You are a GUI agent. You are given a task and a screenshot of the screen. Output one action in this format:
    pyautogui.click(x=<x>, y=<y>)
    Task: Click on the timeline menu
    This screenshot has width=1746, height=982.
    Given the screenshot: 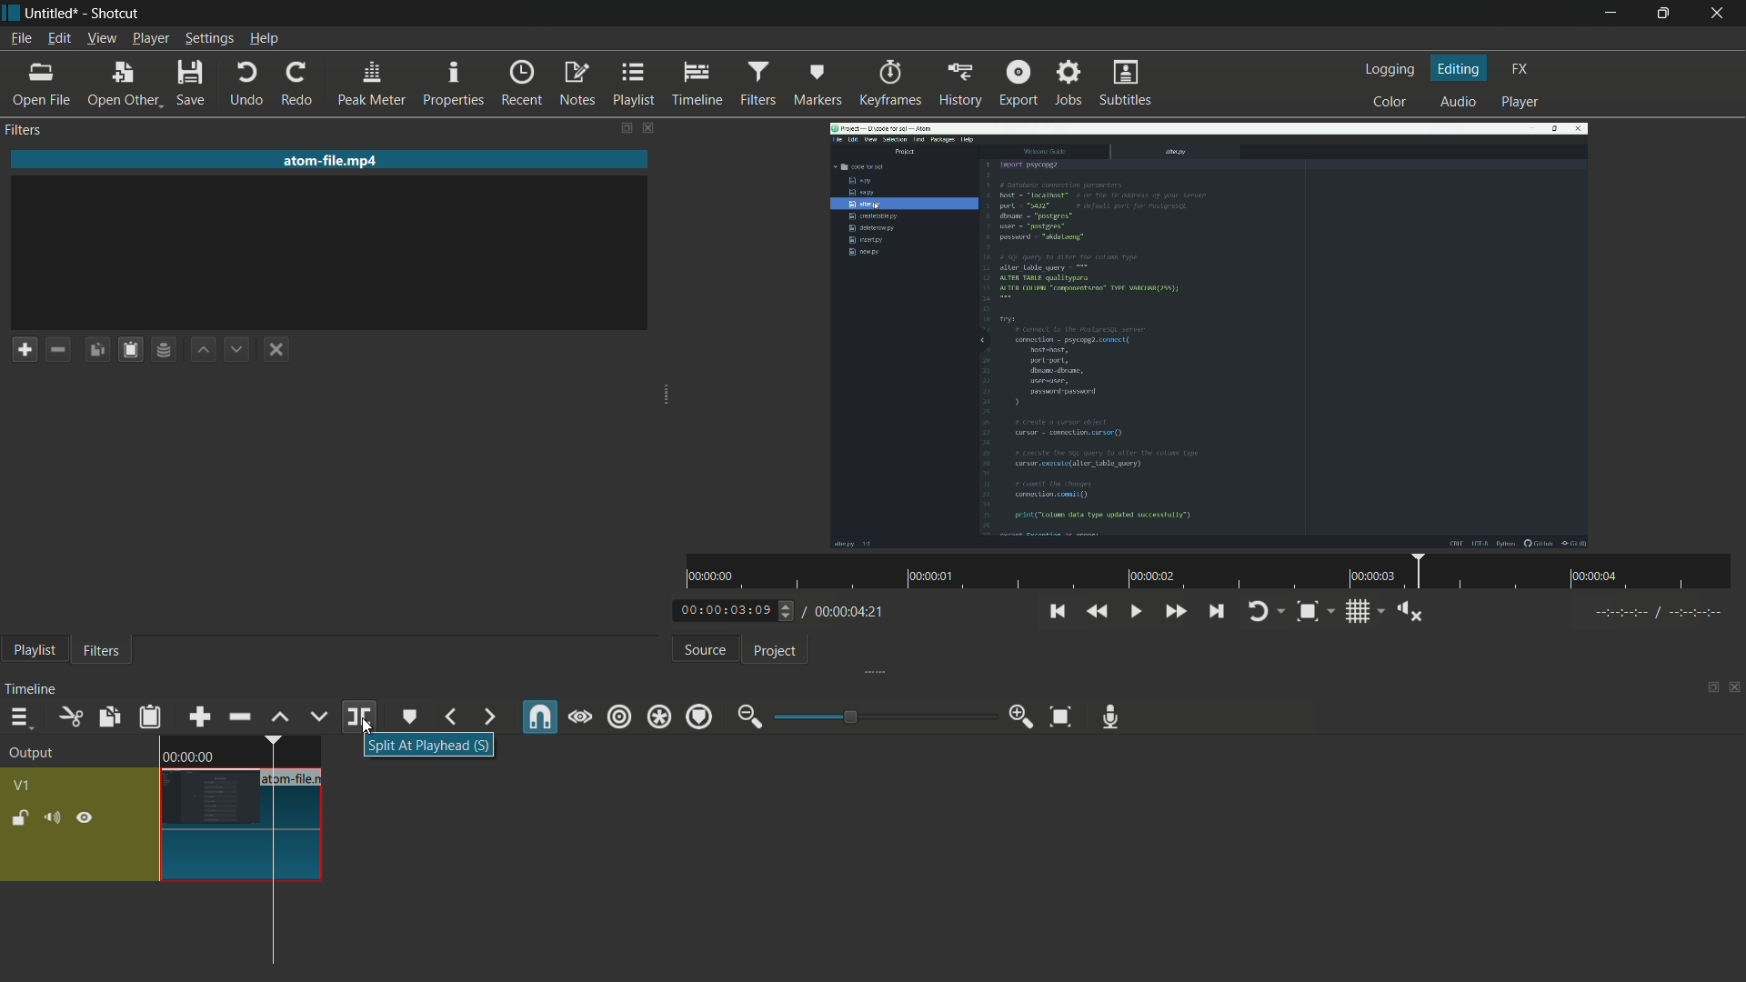 What is the action you would take?
    pyautogui.click(x=19, y=717)
    